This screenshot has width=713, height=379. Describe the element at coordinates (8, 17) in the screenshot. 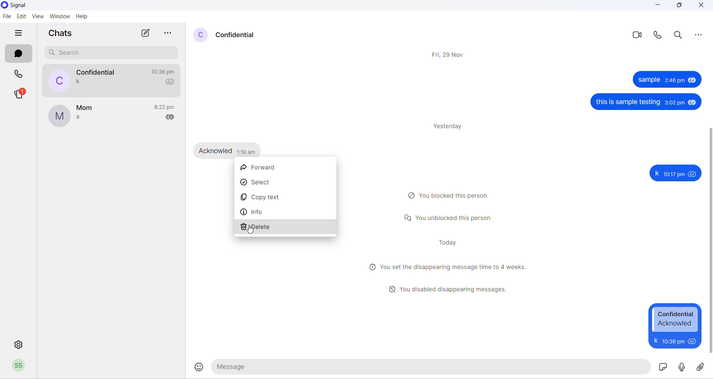

I see `file` at that location.